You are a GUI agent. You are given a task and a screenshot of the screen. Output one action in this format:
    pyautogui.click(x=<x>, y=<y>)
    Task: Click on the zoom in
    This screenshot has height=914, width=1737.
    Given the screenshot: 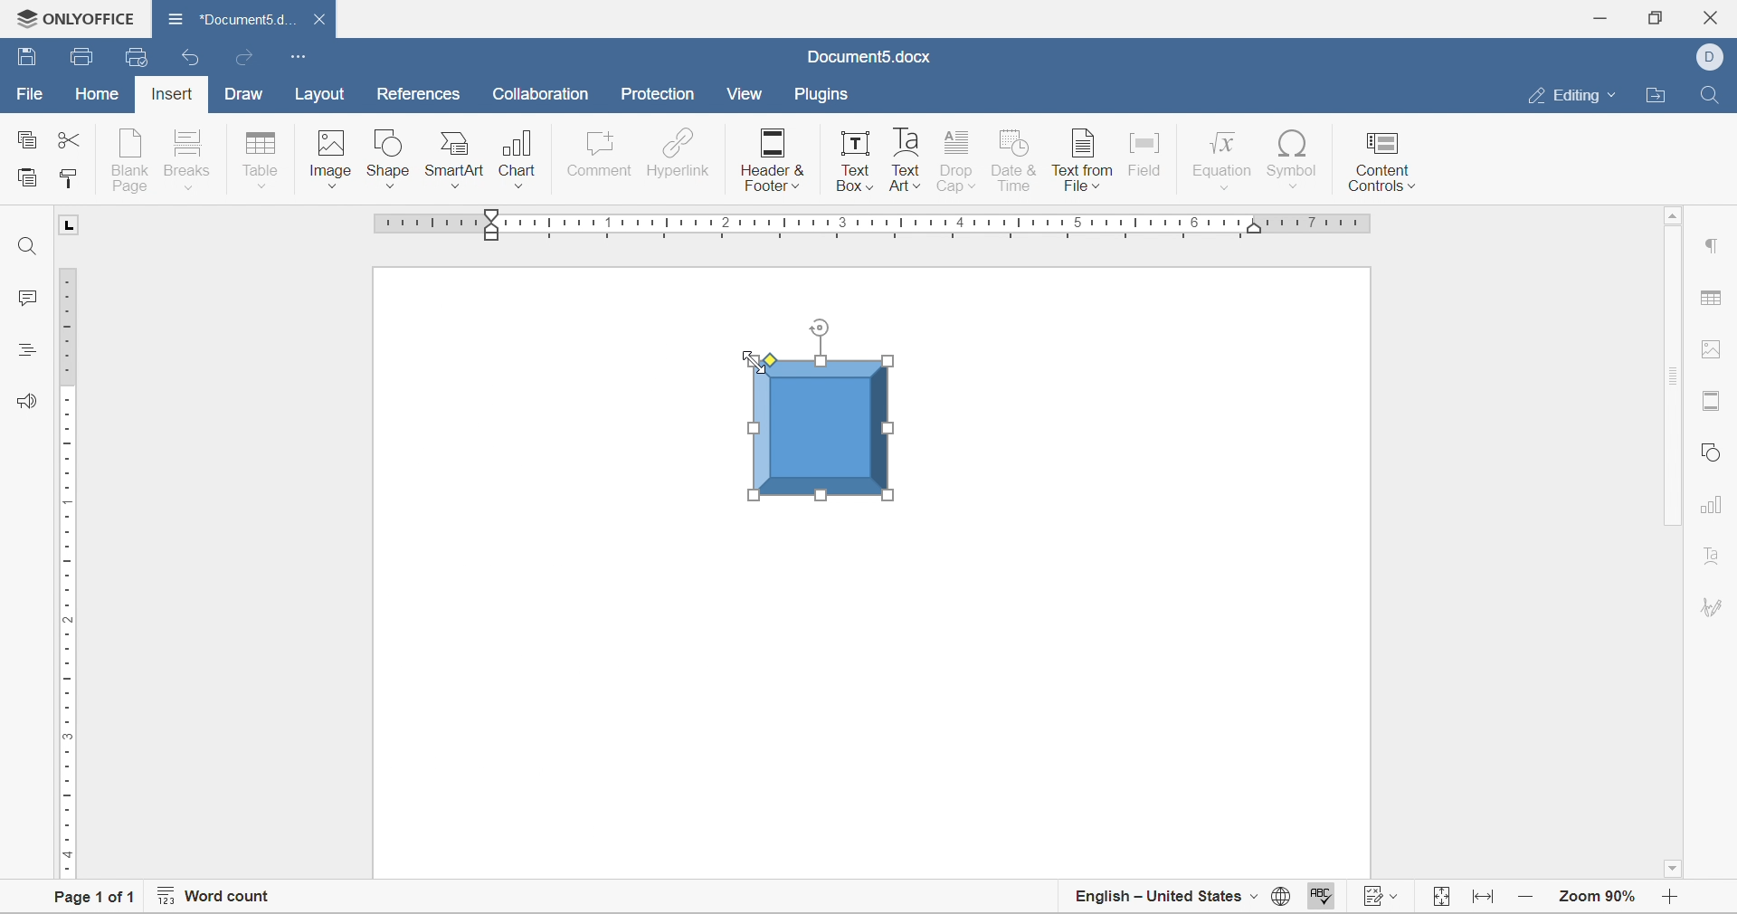 What is the action you would take?
    pyautogui.click(x=1532, y=900)
    